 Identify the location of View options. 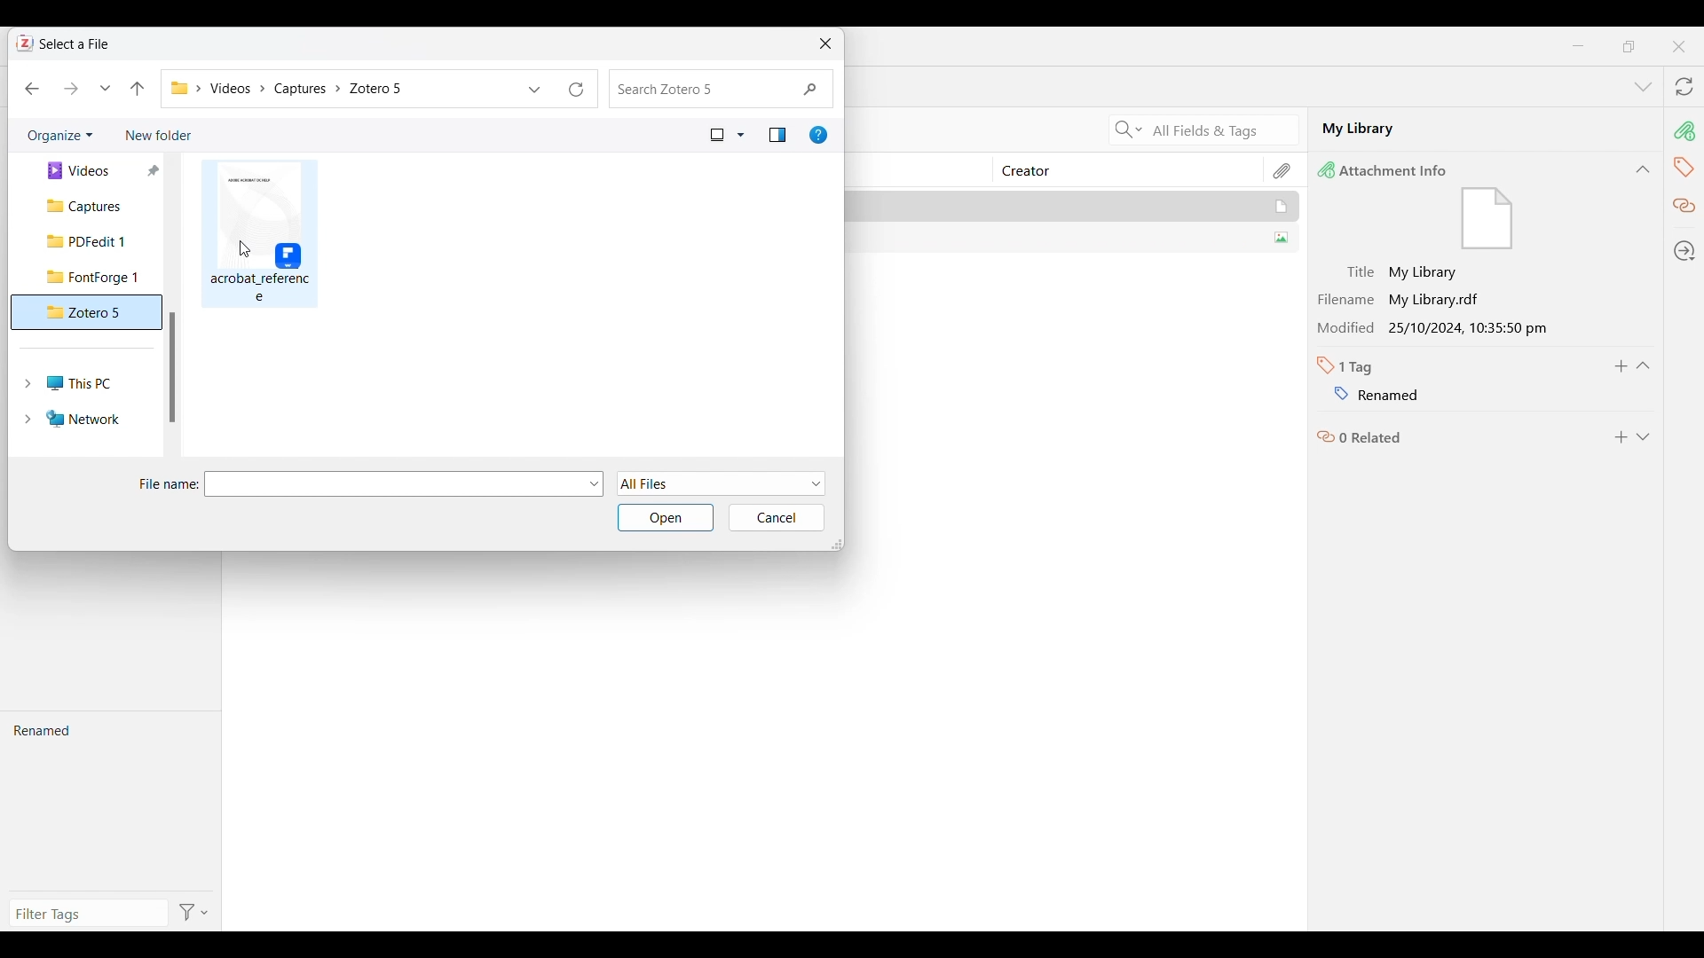
(739, 135).